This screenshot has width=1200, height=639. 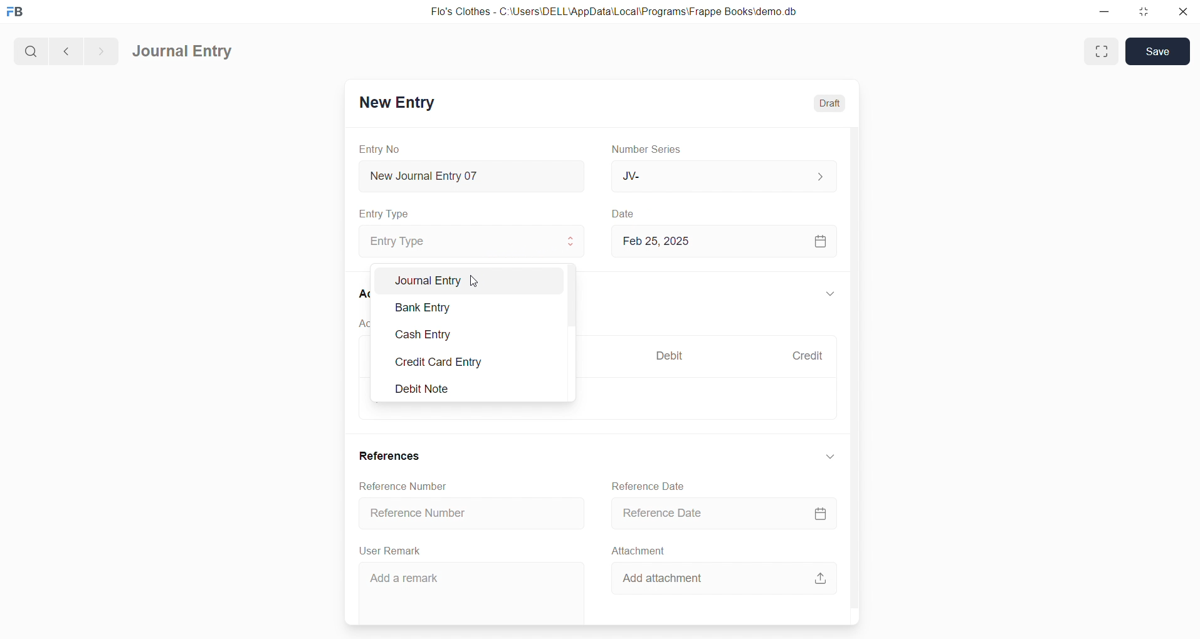 I want to click on Accounts, so click(x=361, y=295).